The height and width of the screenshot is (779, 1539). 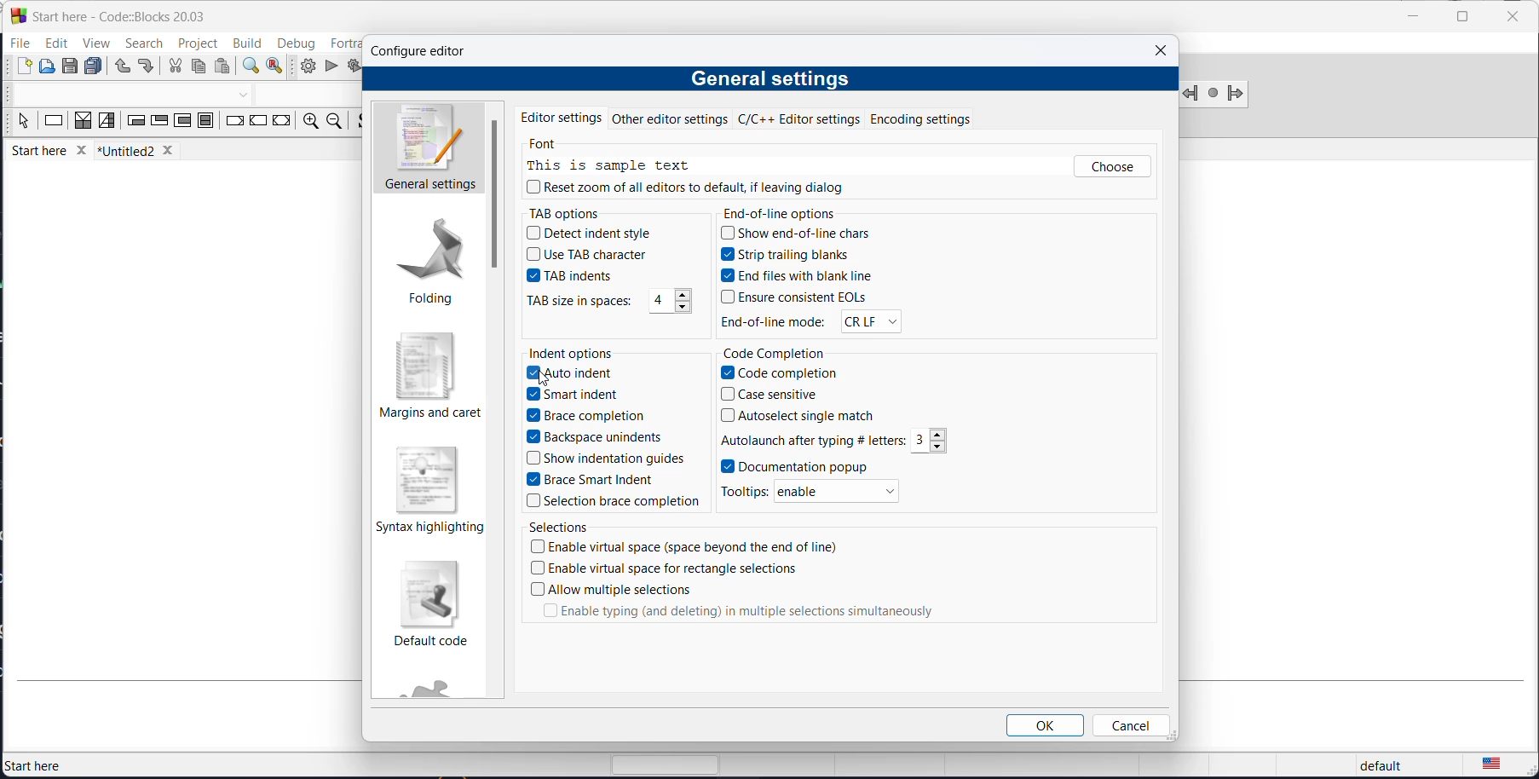 I want to click on instruction, so click(x=54, y=123).